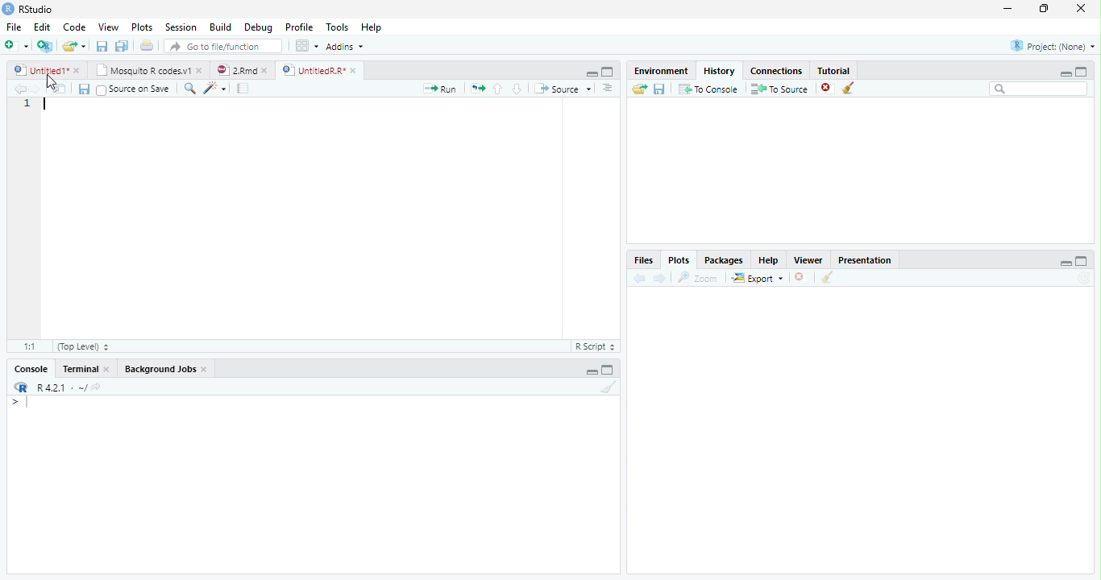 Image resolution: width=1101 pixels, height=580 pixels. What do you see at coordinates (758, 278) in the screenshot?
I see `Export` at bounding box center [758, 278].